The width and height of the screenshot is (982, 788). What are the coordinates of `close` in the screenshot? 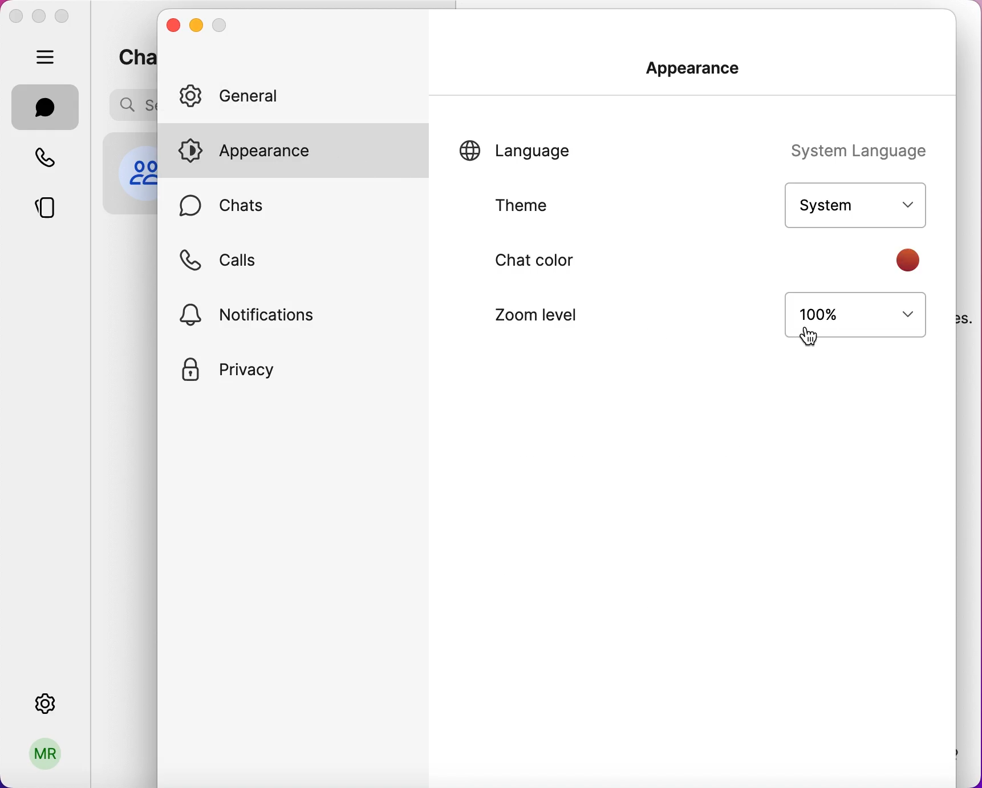 It's located at (16, 15).